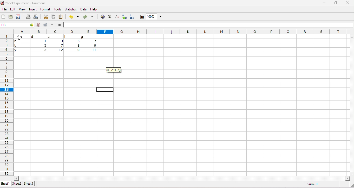  What do you see at coordinates (209, 25) in the screenshot?
I see `formula bar` at bounding box center [209, 25].